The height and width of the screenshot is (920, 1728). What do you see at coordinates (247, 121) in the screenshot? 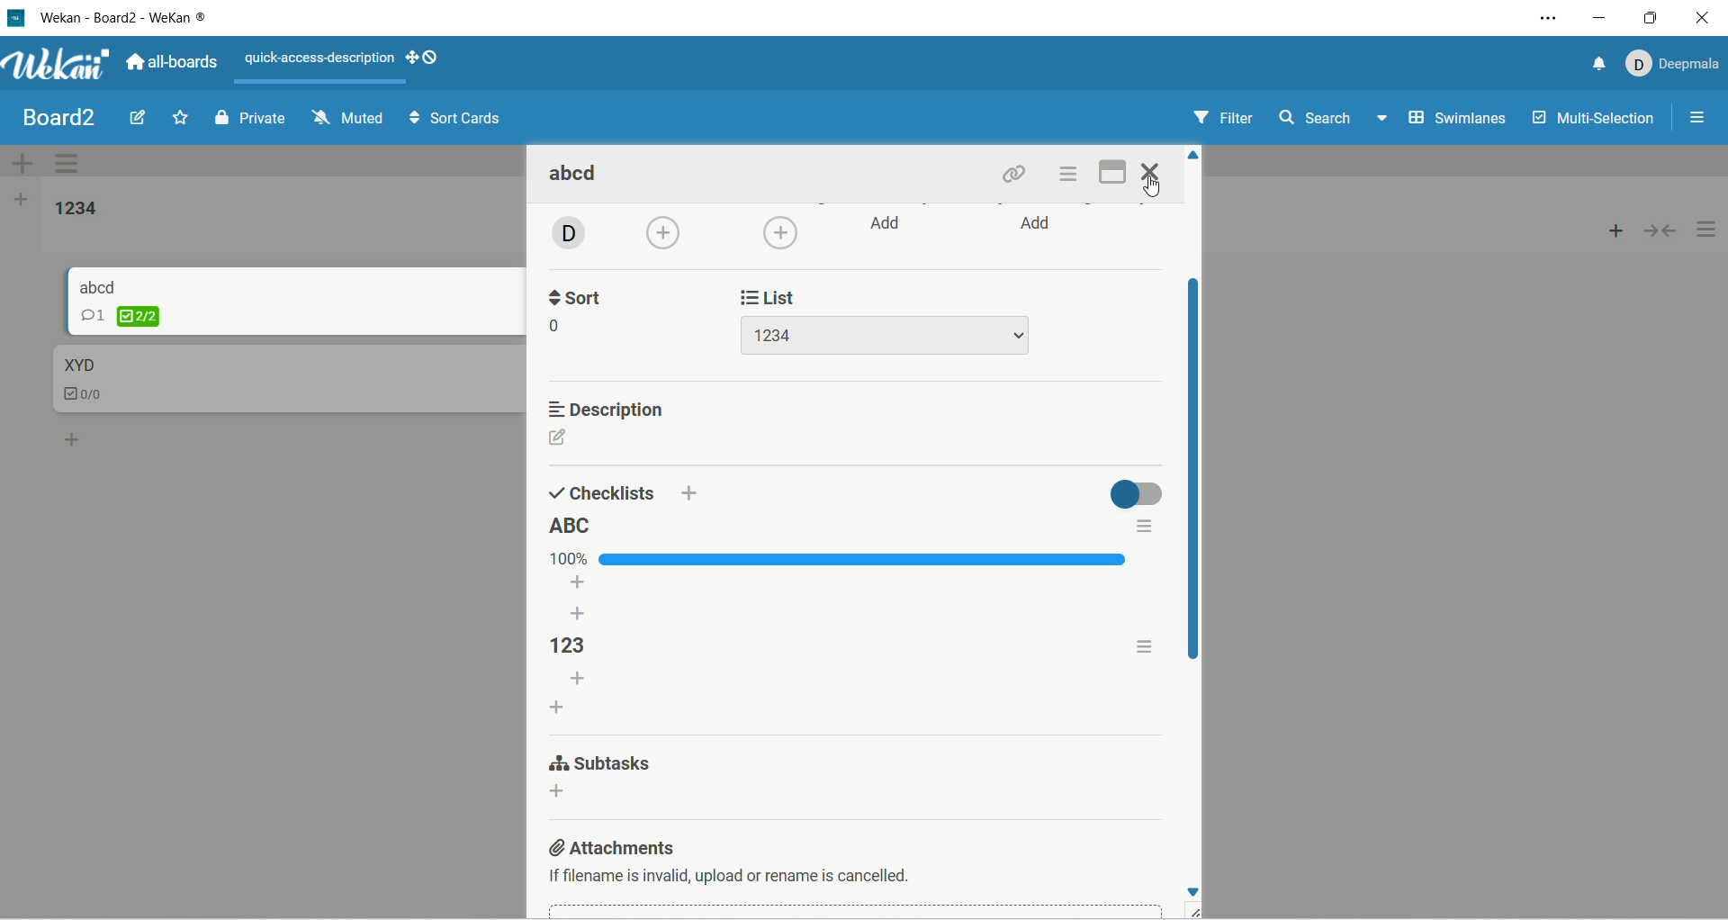
I see `private` at bounding box center [247, 121].